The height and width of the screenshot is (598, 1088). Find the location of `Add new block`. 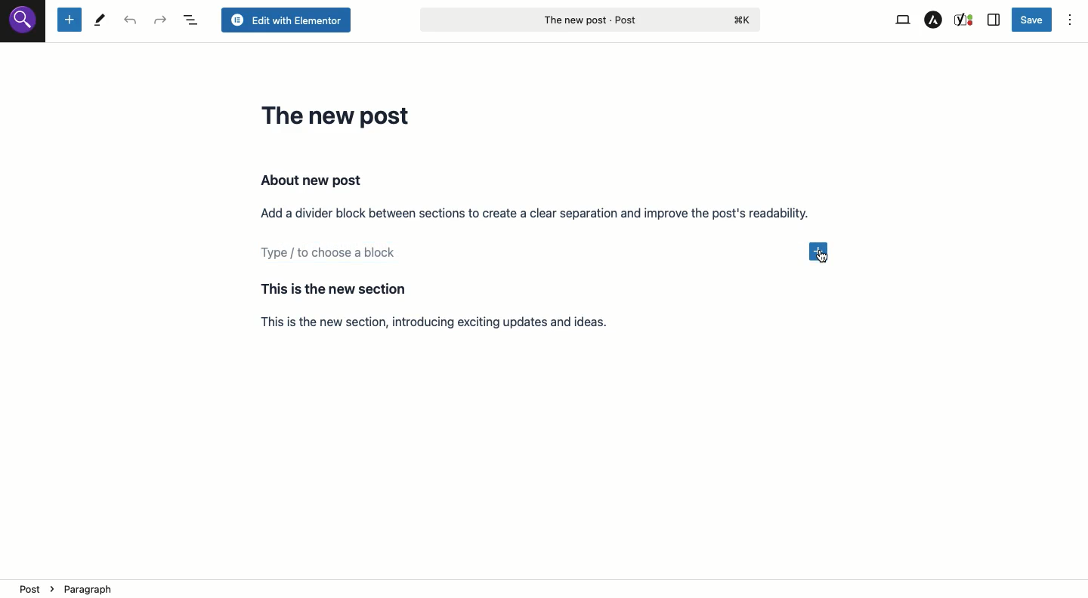

Add new block is located at coordinates (823, 250).